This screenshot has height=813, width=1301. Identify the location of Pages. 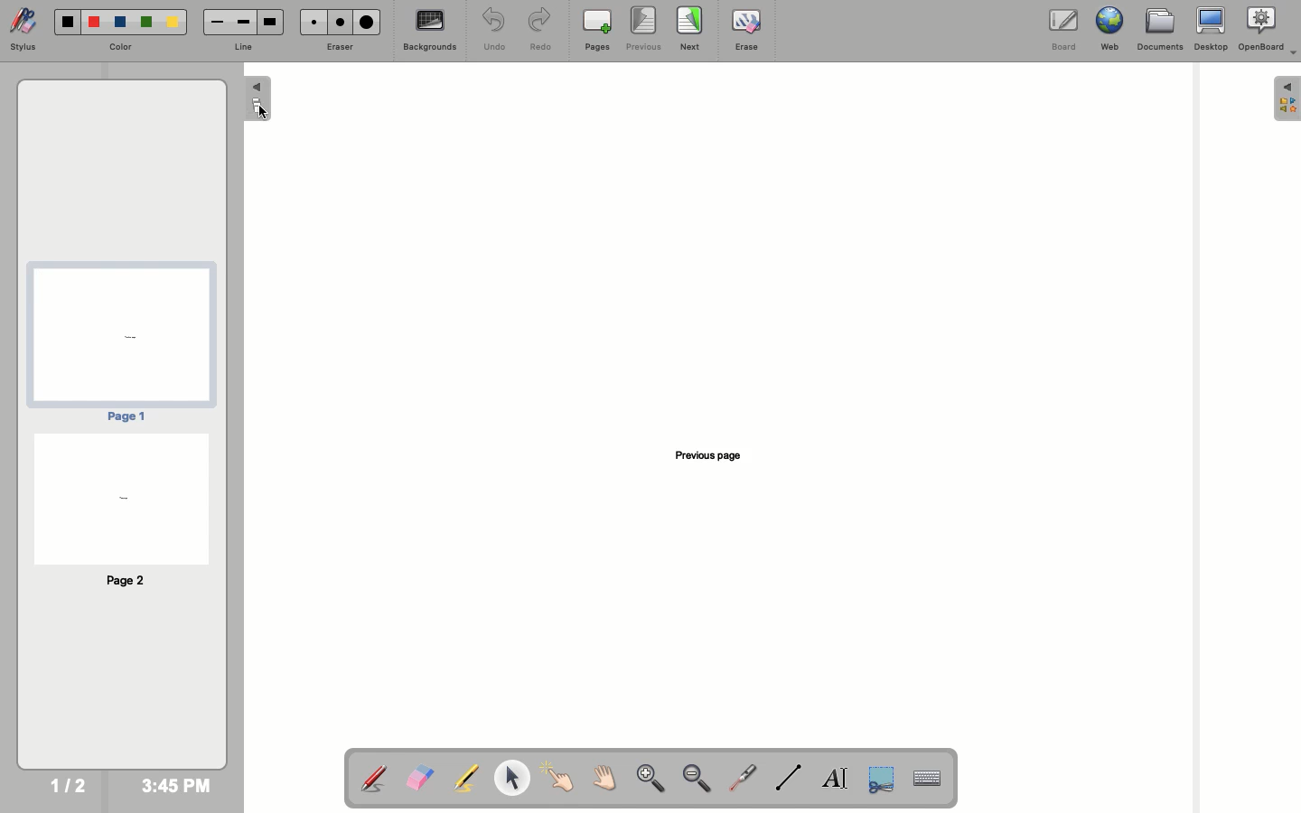
(597, 30).